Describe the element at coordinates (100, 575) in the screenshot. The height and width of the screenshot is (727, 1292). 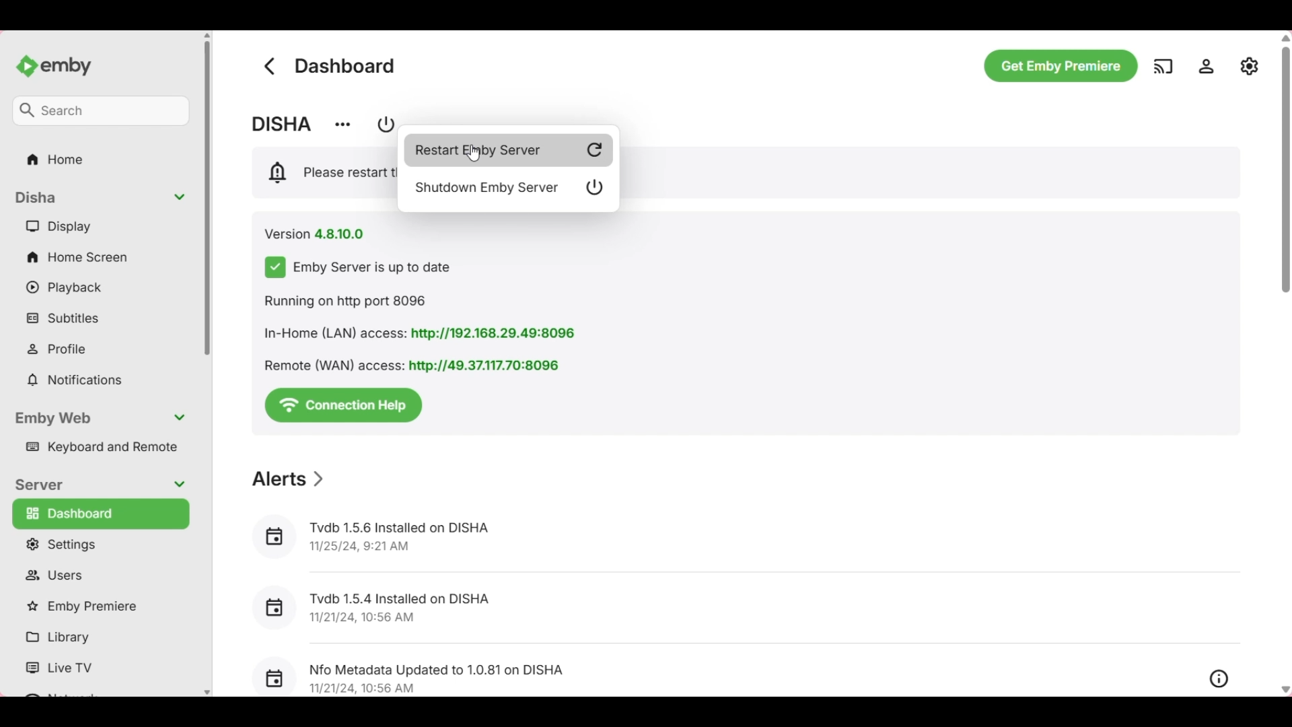
I see `Users` at that location.